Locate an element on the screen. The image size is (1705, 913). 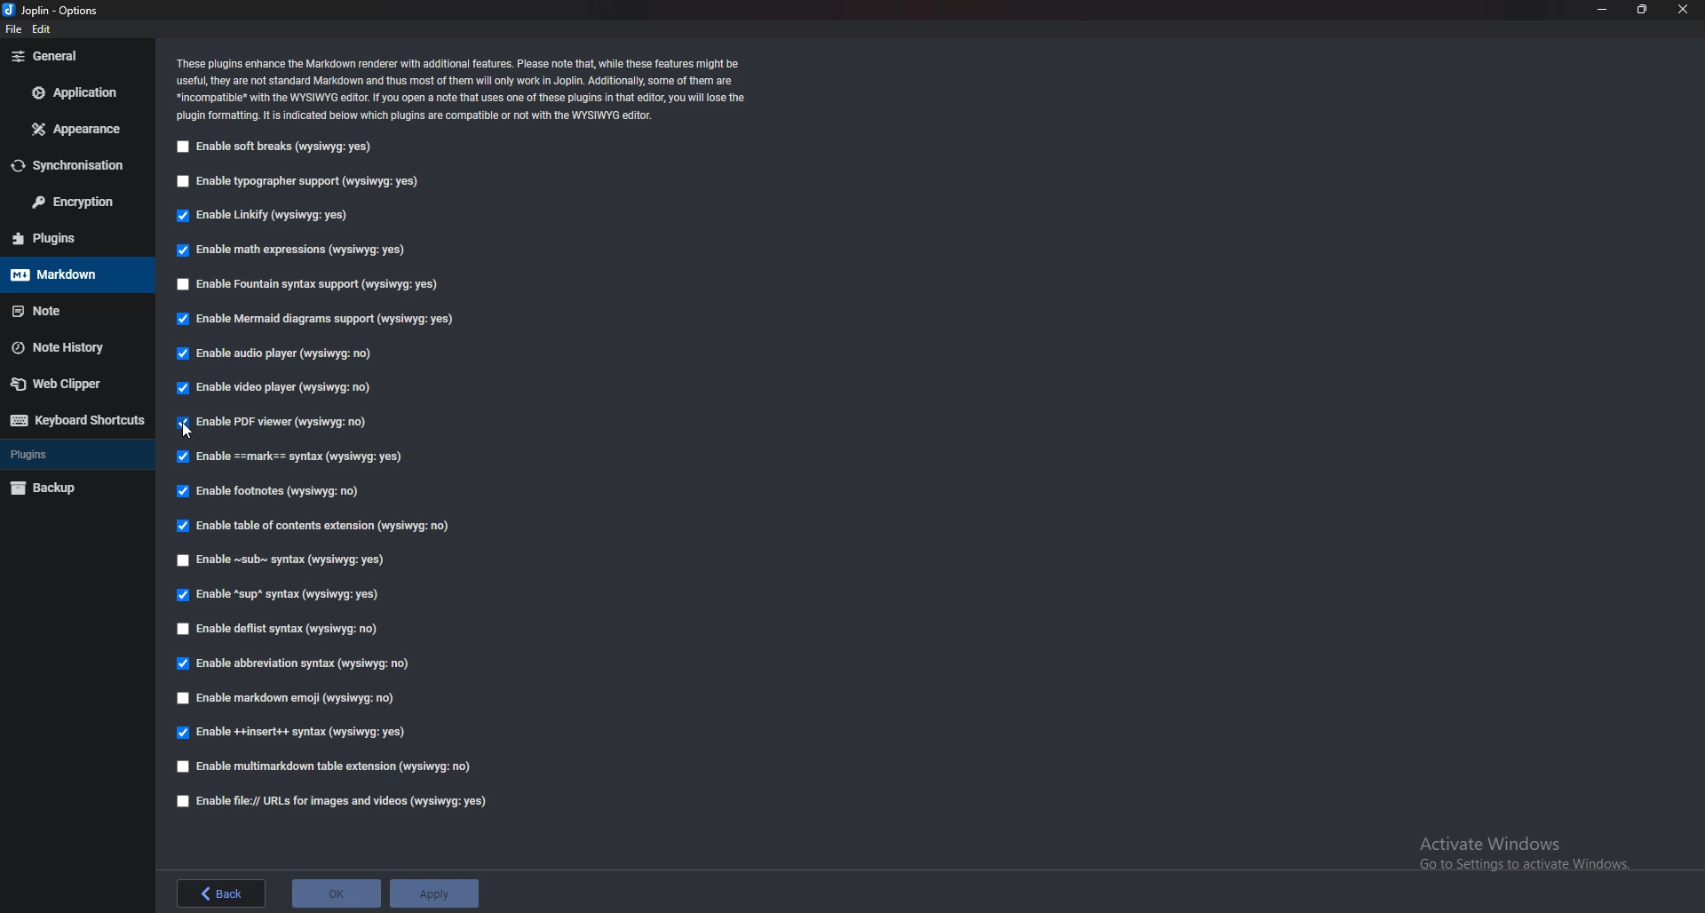
Plugins is located at coordinates (69, 456).